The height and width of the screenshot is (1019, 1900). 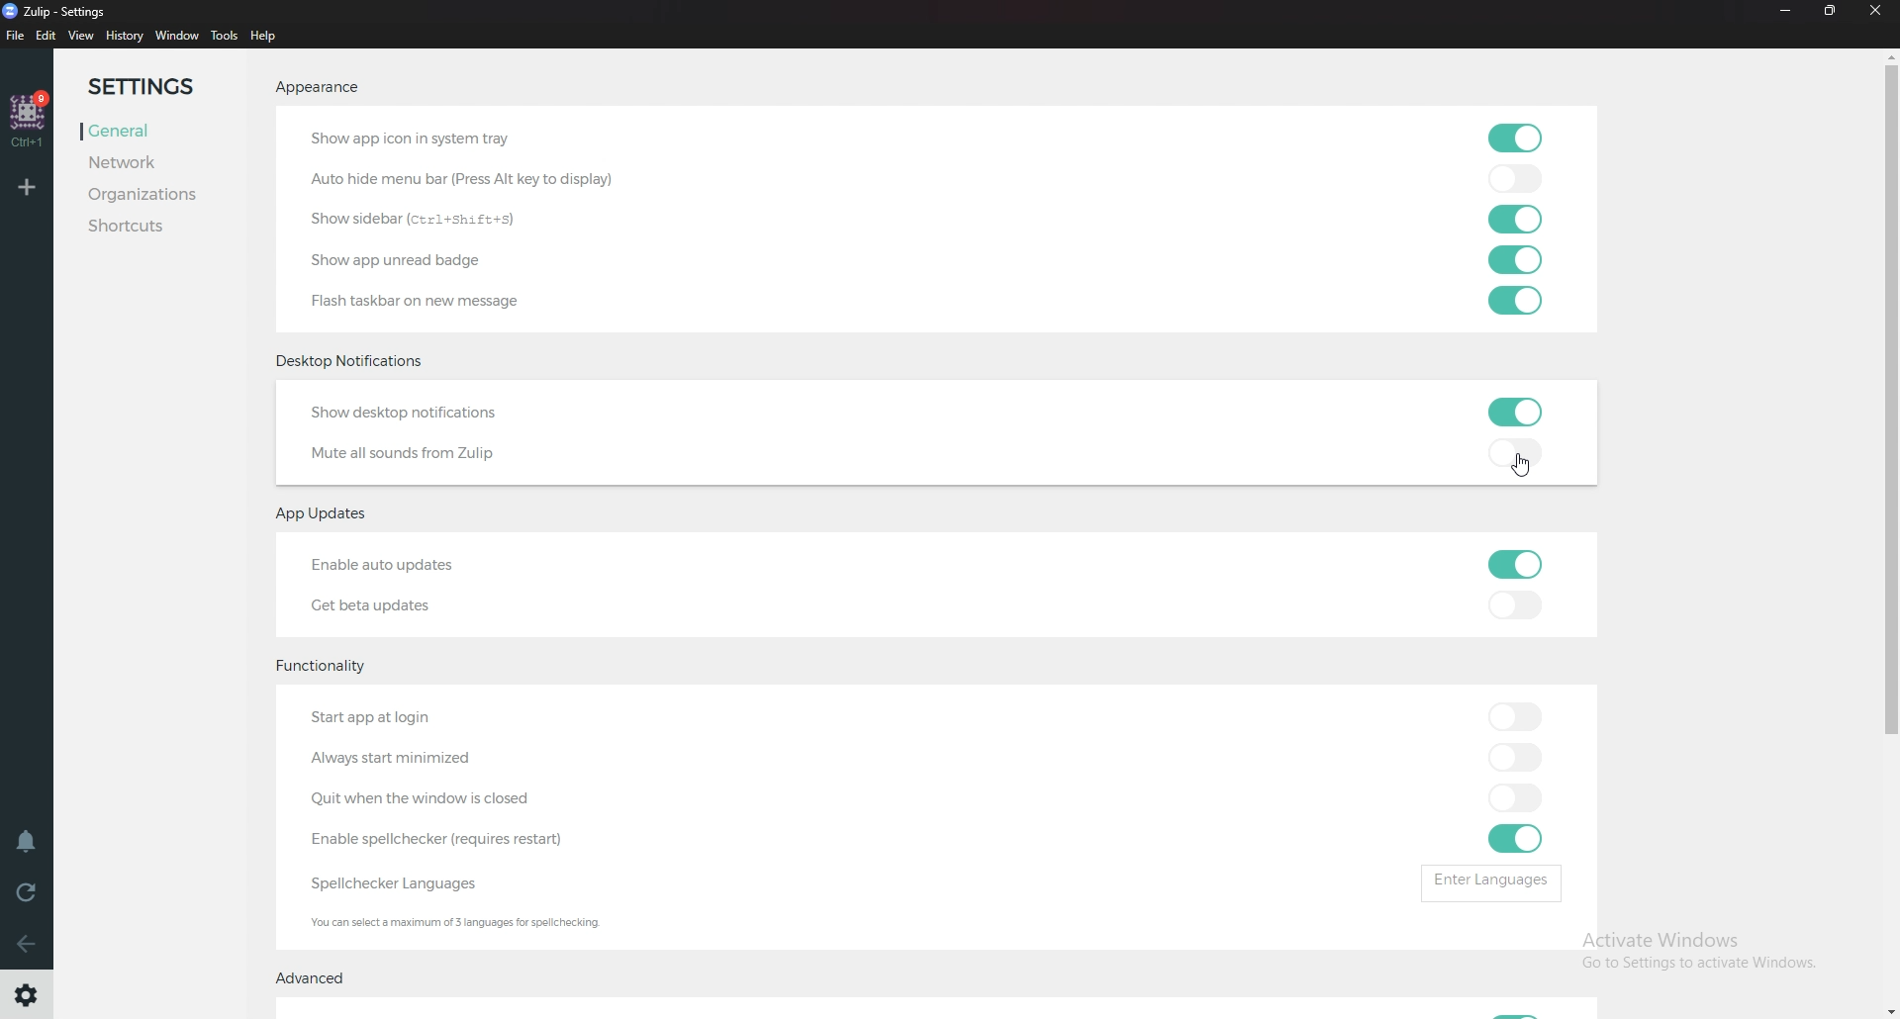 I want to click on back, so click(x=28, y=945).